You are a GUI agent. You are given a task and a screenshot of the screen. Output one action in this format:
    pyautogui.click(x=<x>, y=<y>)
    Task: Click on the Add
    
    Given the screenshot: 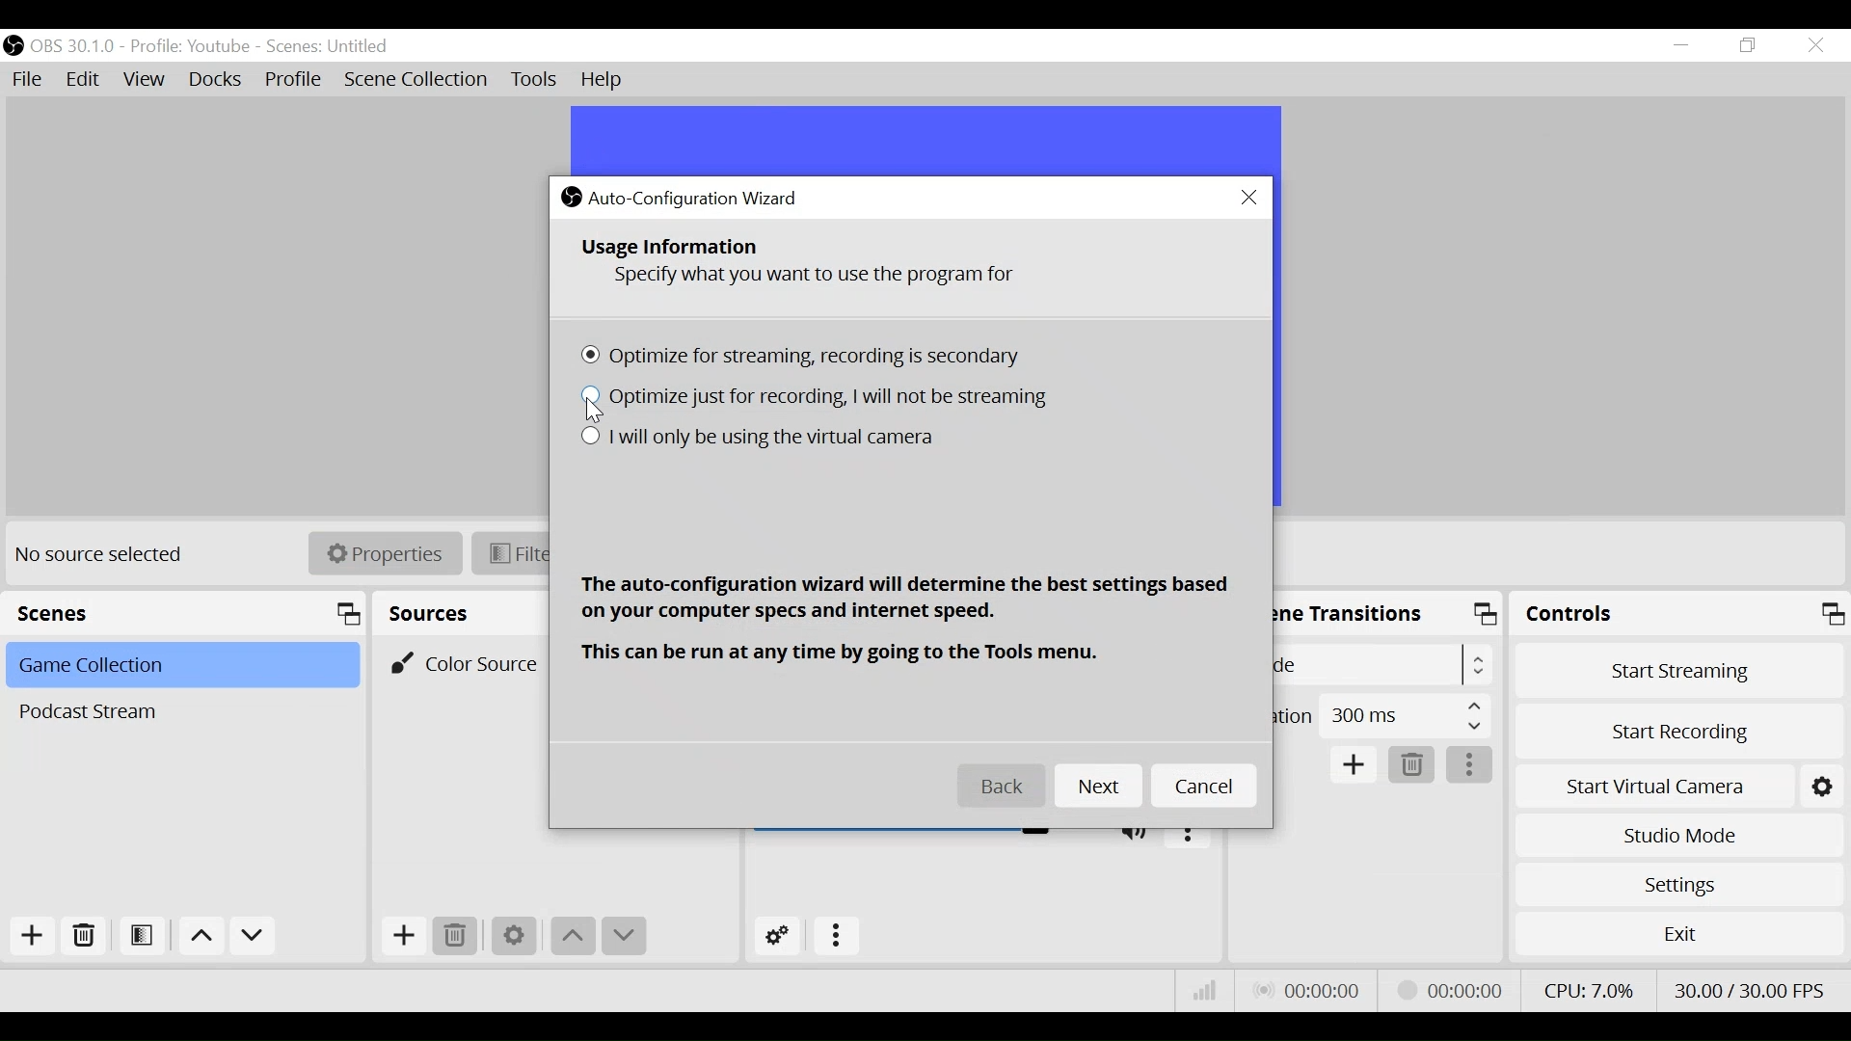 What is the action you would take?
    pyautogui.click(x=1355, y=765)
    